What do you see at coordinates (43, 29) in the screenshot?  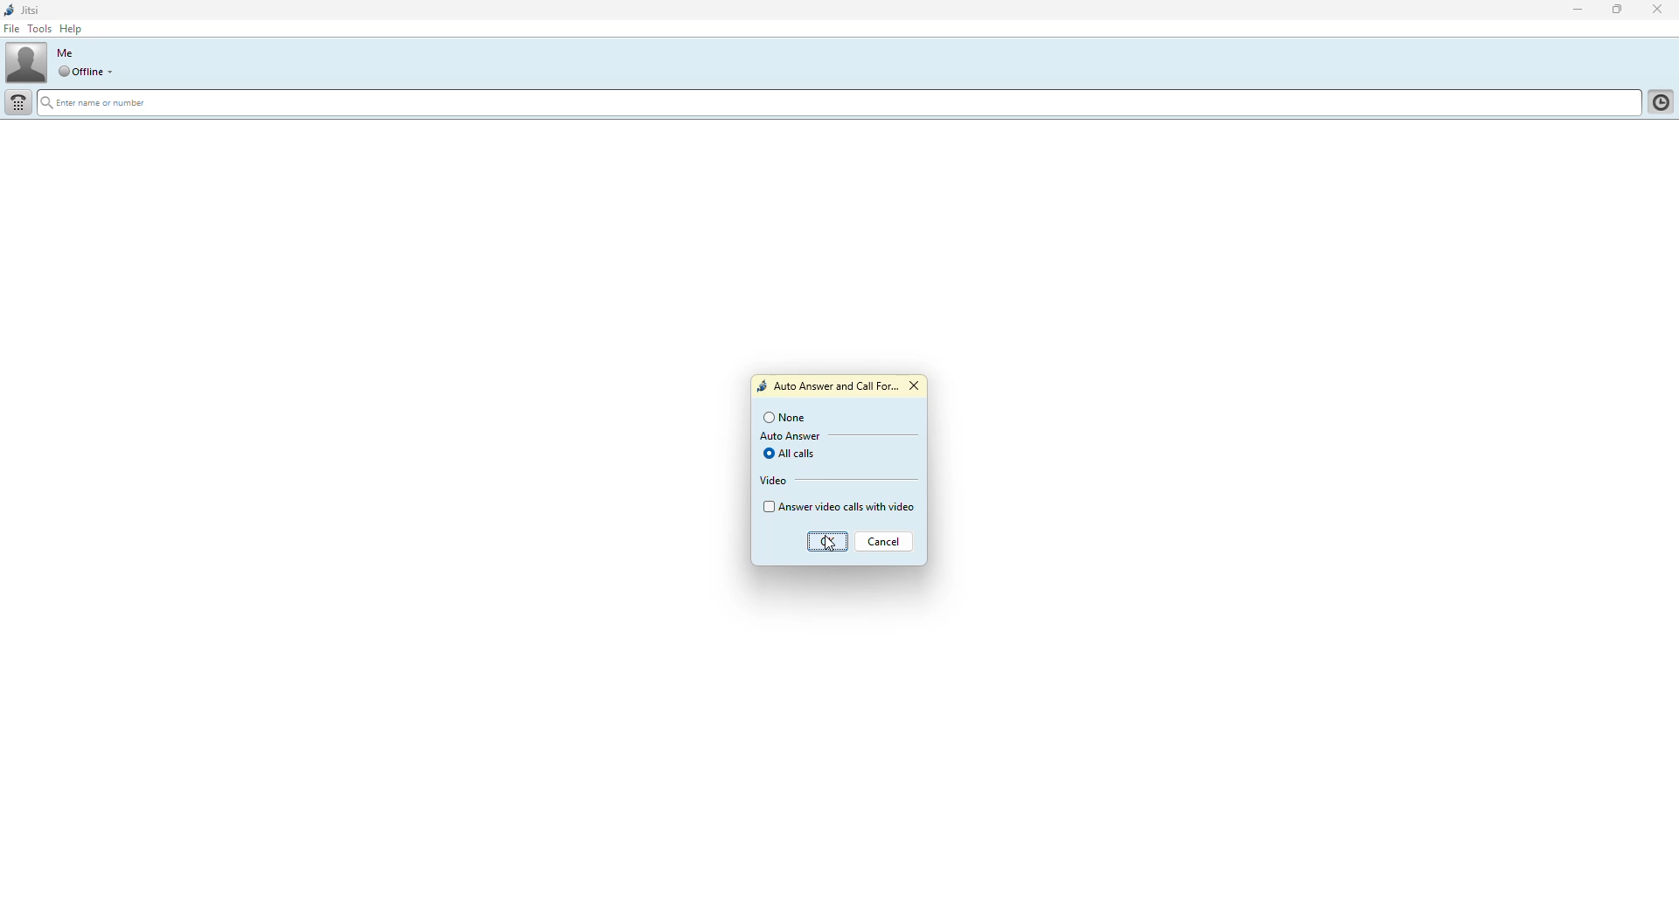 I see `tools` at bounding box center [43, 29].